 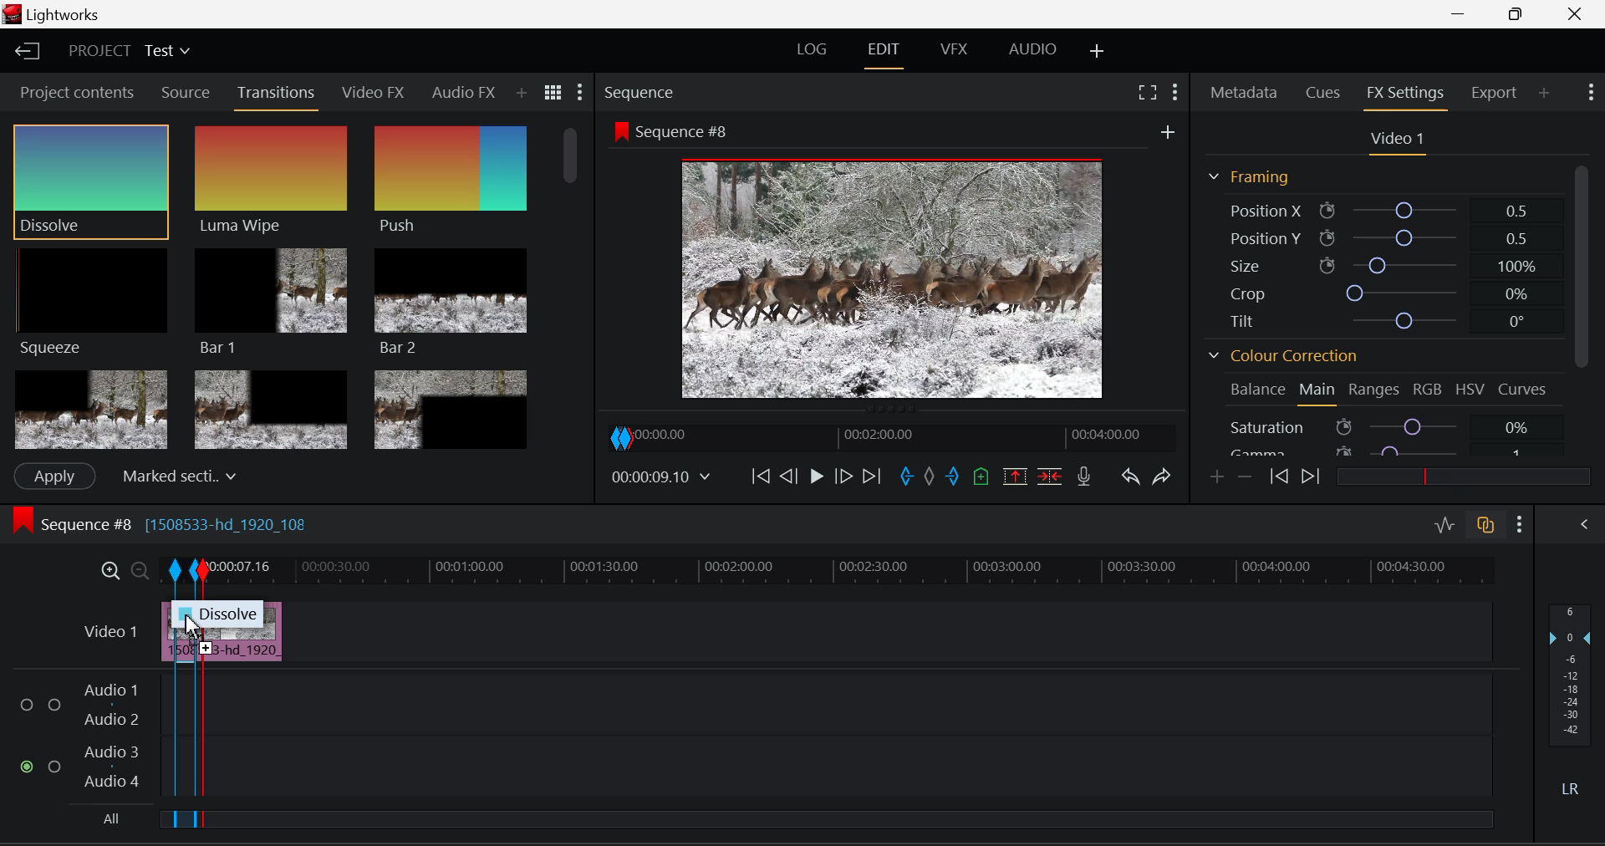 What do you see at coordinates (957, 51) in the screenshot?
I see `VFX Layout` at bounding box center [957, 51].